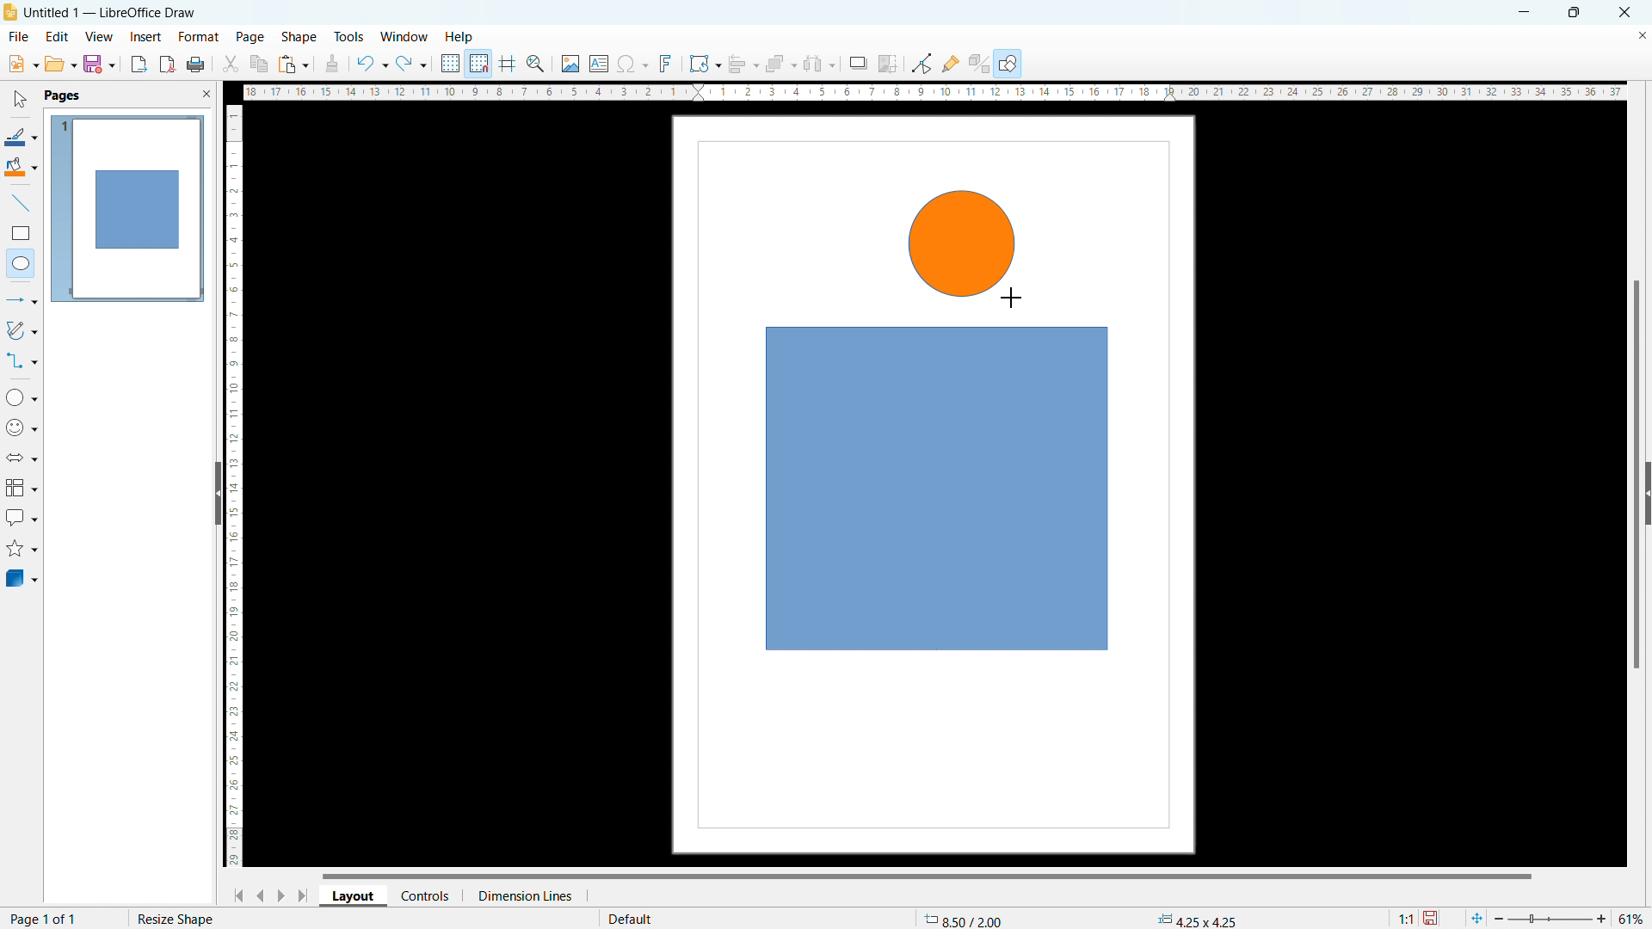  Describe the element at coordinates (535, 65) in the screenshot. I see `zoom and pan` at that location.